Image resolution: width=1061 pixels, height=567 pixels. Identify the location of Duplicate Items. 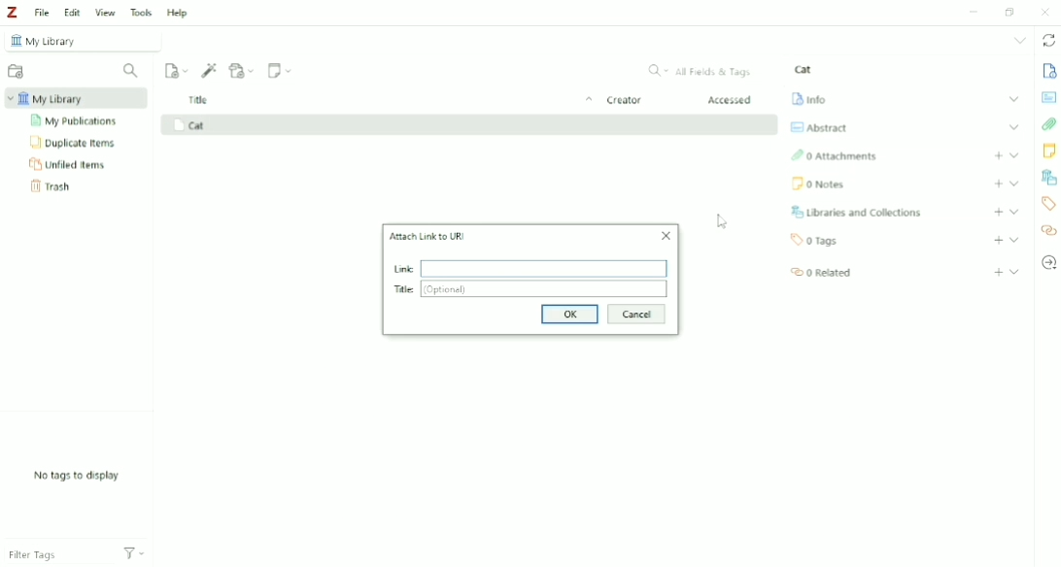
(74, 142).